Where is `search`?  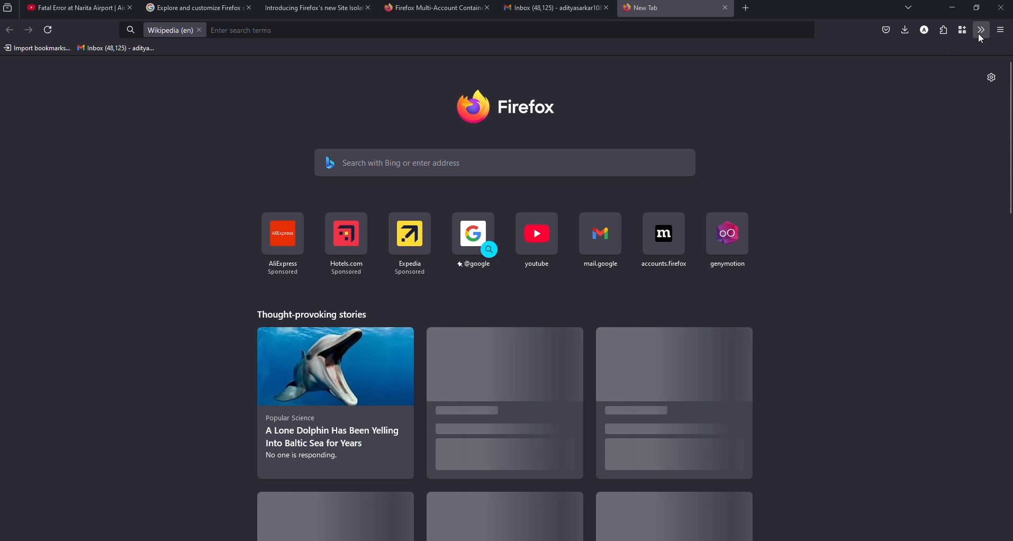 search is located at coordinates (131, 31).